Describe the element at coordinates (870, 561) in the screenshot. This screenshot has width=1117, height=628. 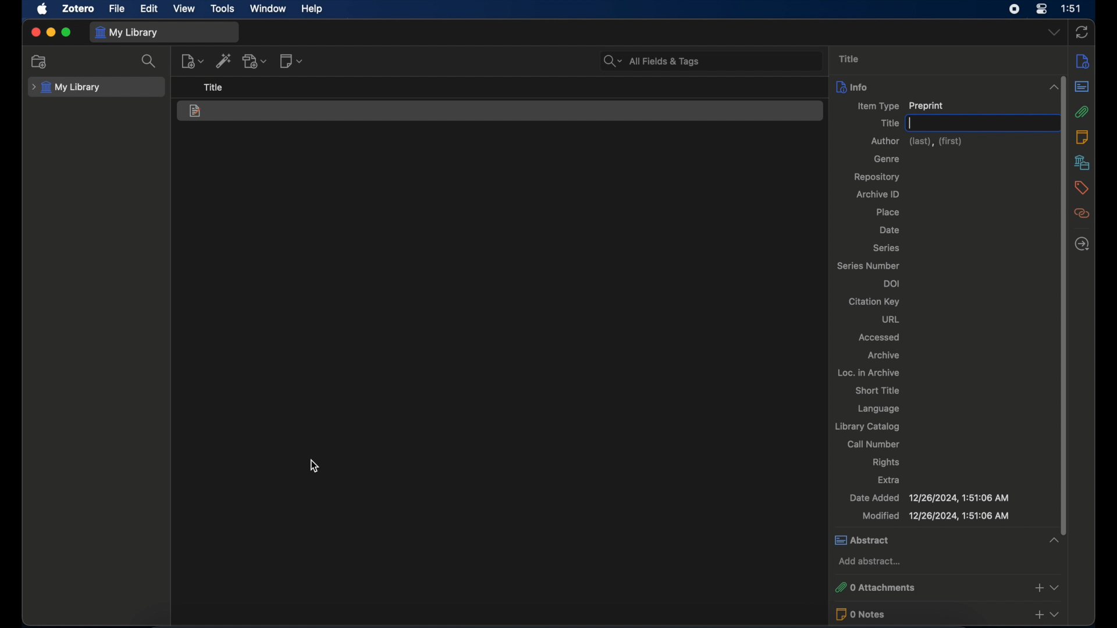
I see `add abstract` at that location.